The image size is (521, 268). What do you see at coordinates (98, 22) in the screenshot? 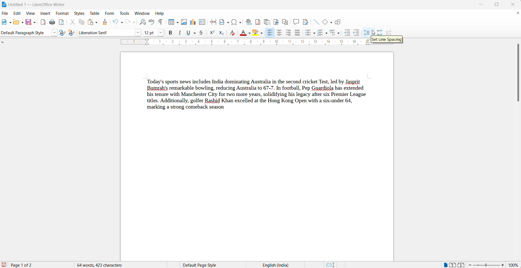
I see `paste options` at bounding box center [98, 22].